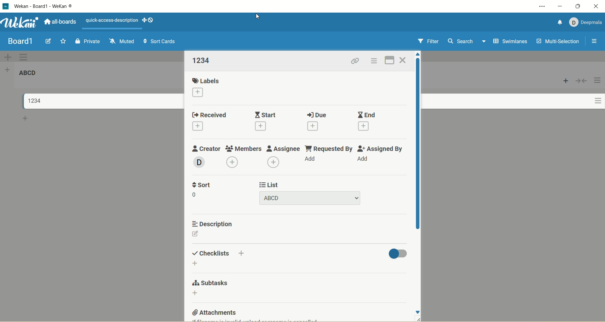 This screenshot has width=605, height=322. I want to click on text, so click(112, 21).